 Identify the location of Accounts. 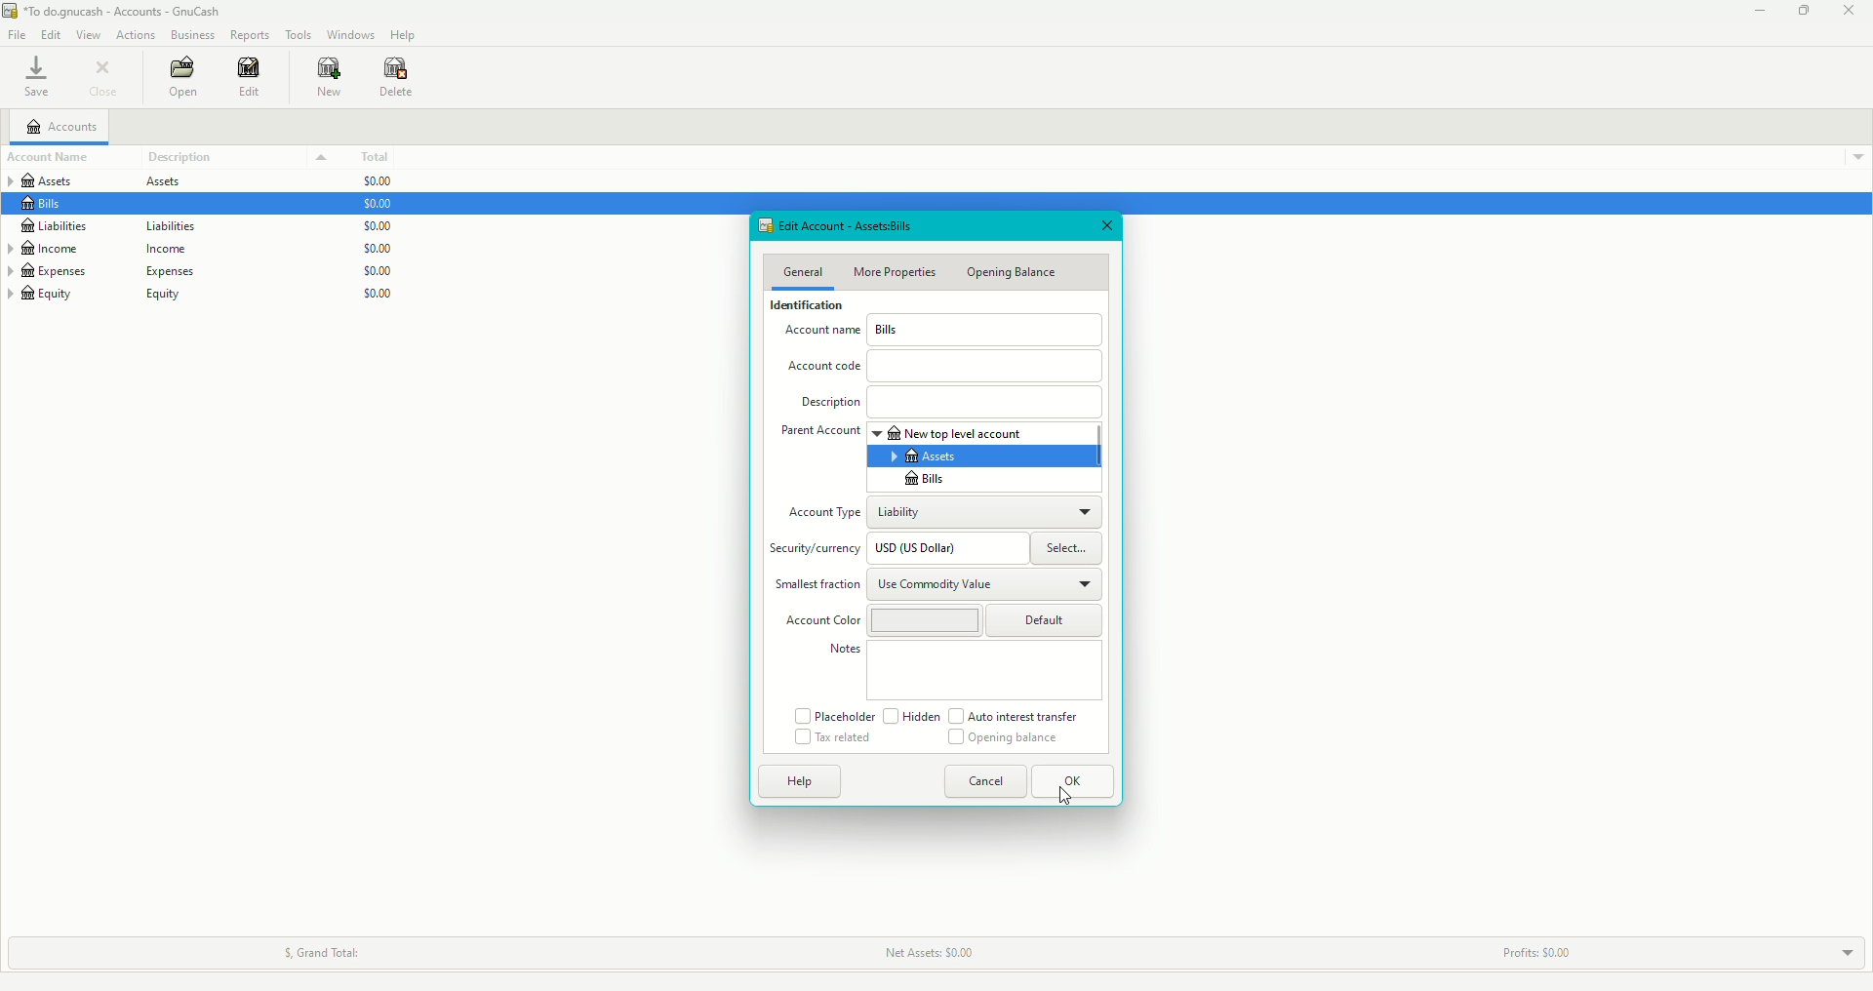
(66, 126).